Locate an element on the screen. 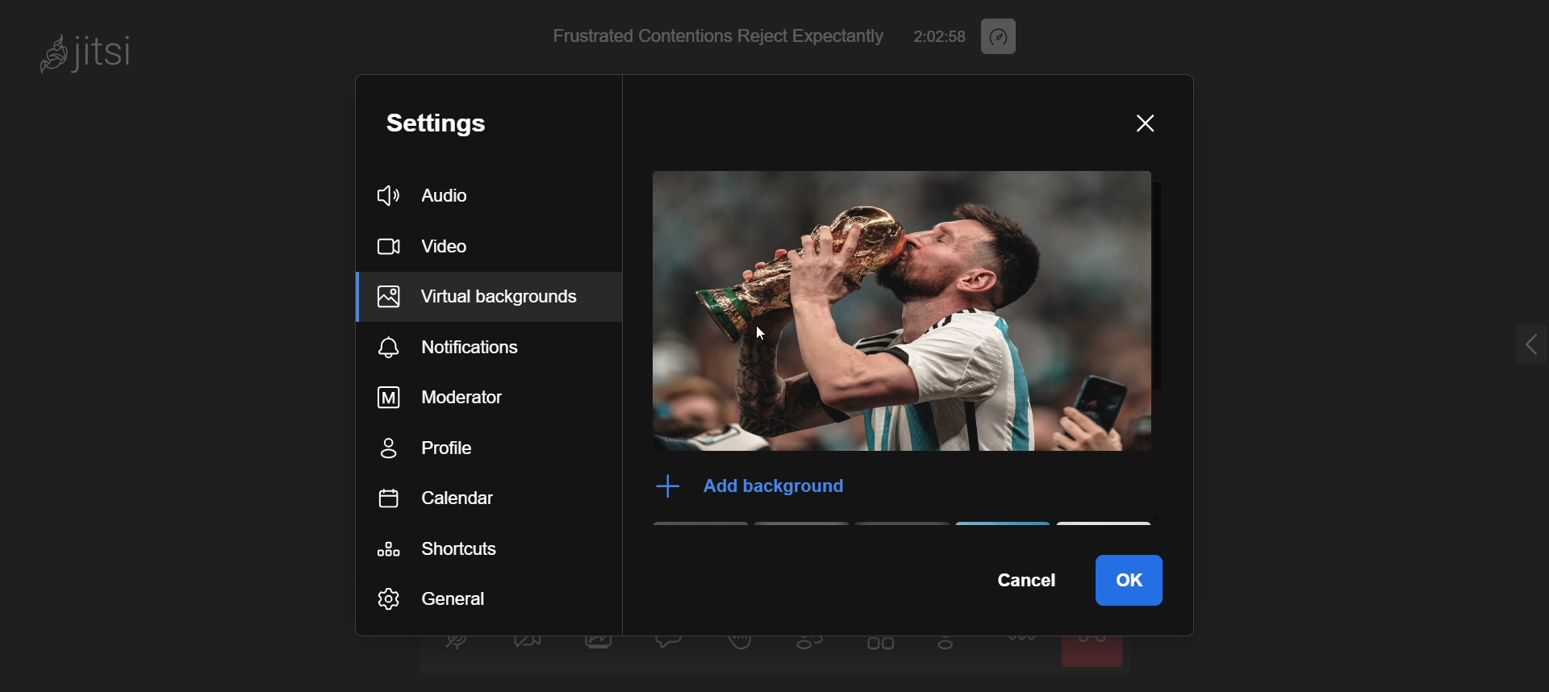 Image resolution: width=1549 pixels, height=692 pixels. ok is located at coordinates (1129, 575).